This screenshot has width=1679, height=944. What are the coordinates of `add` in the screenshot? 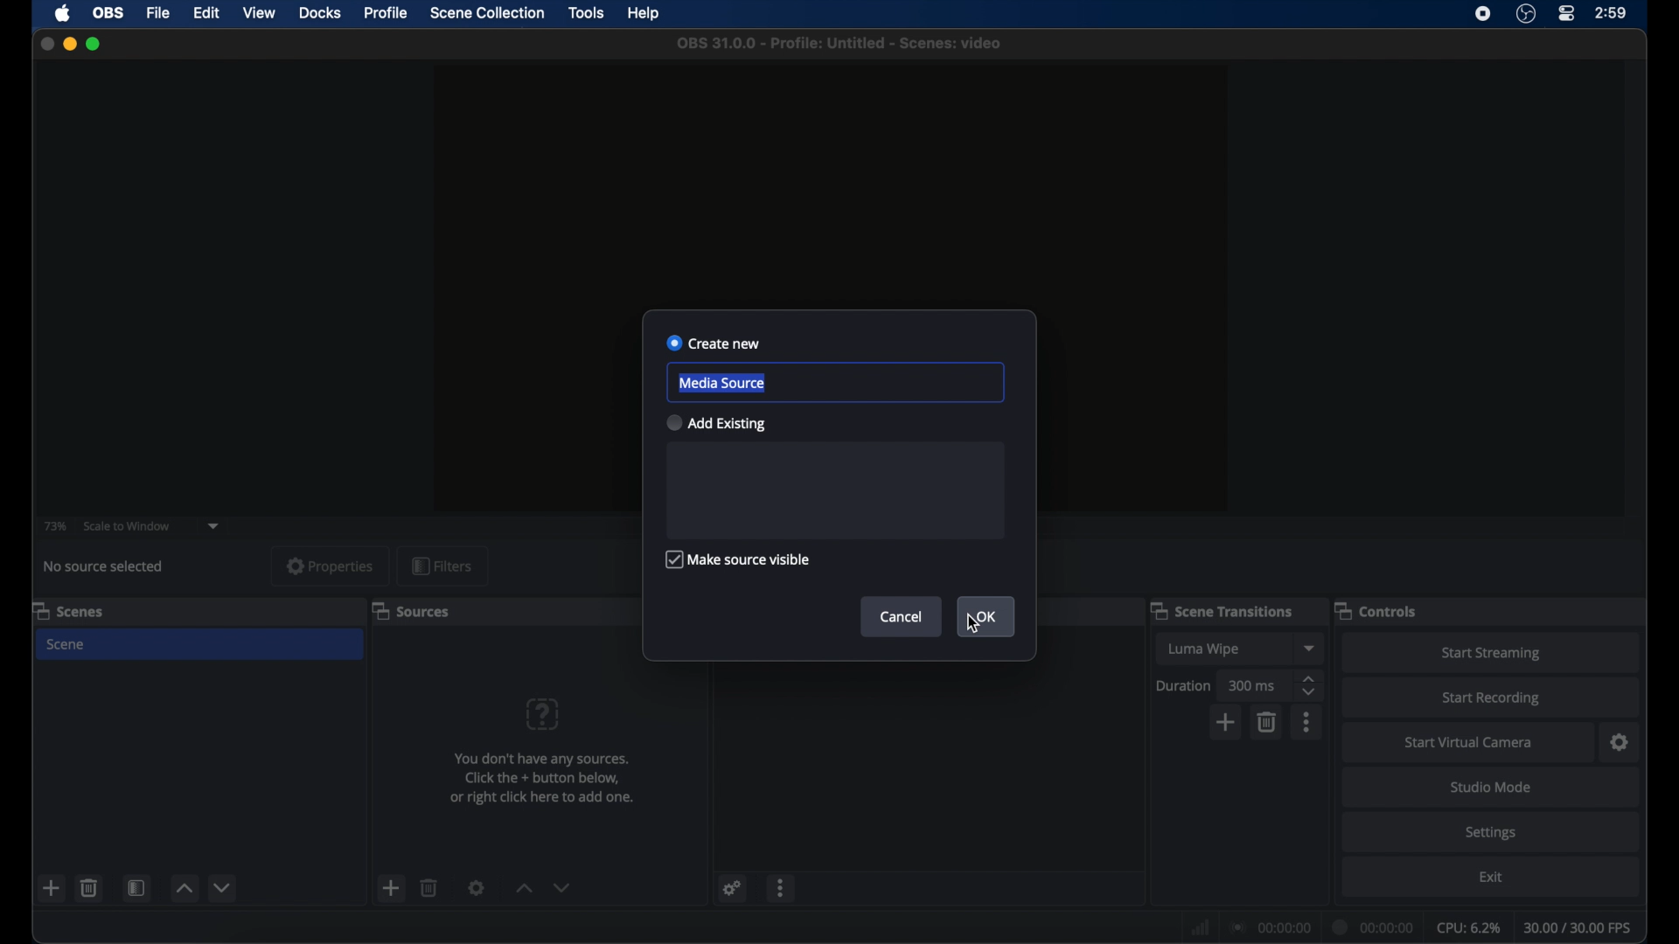 It's located at (1226, 723).